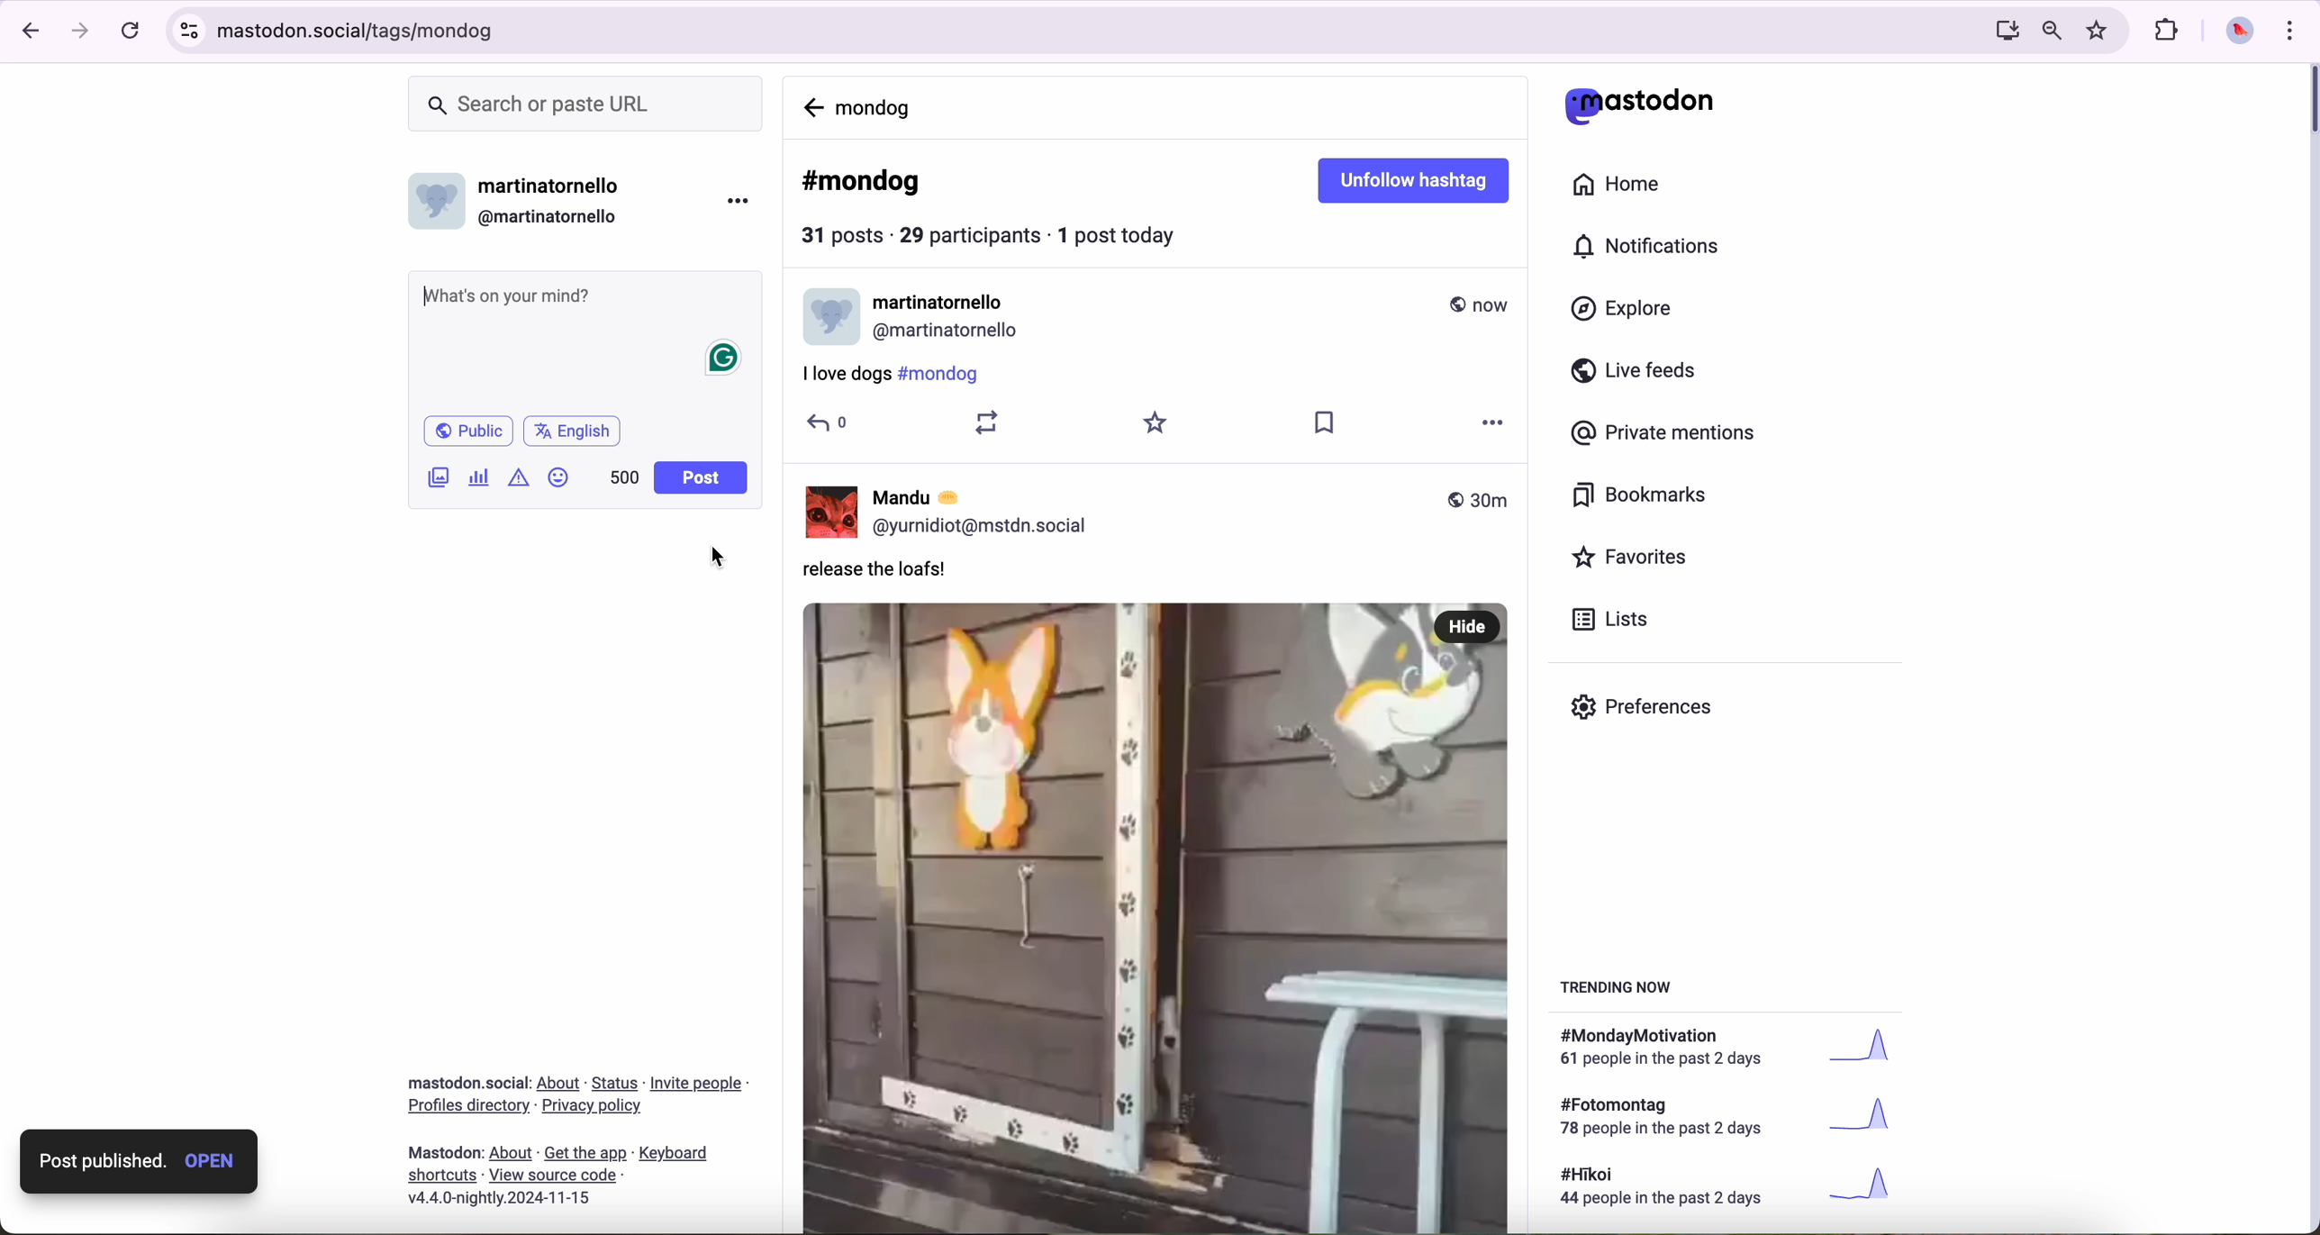  Describe the element at coordinates (2296, 31) in the screenshot. I see `customize and control Google Chrome` at that location.